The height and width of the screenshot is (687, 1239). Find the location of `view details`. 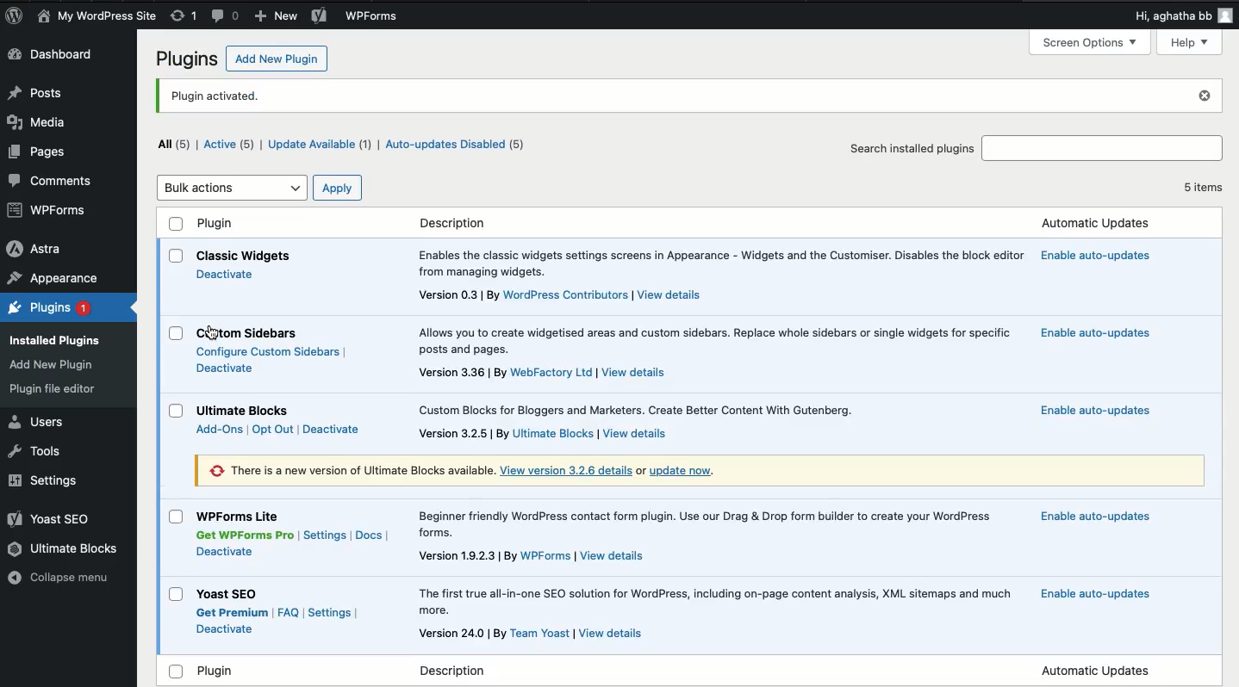

view details is located at coordinates (613, 634).